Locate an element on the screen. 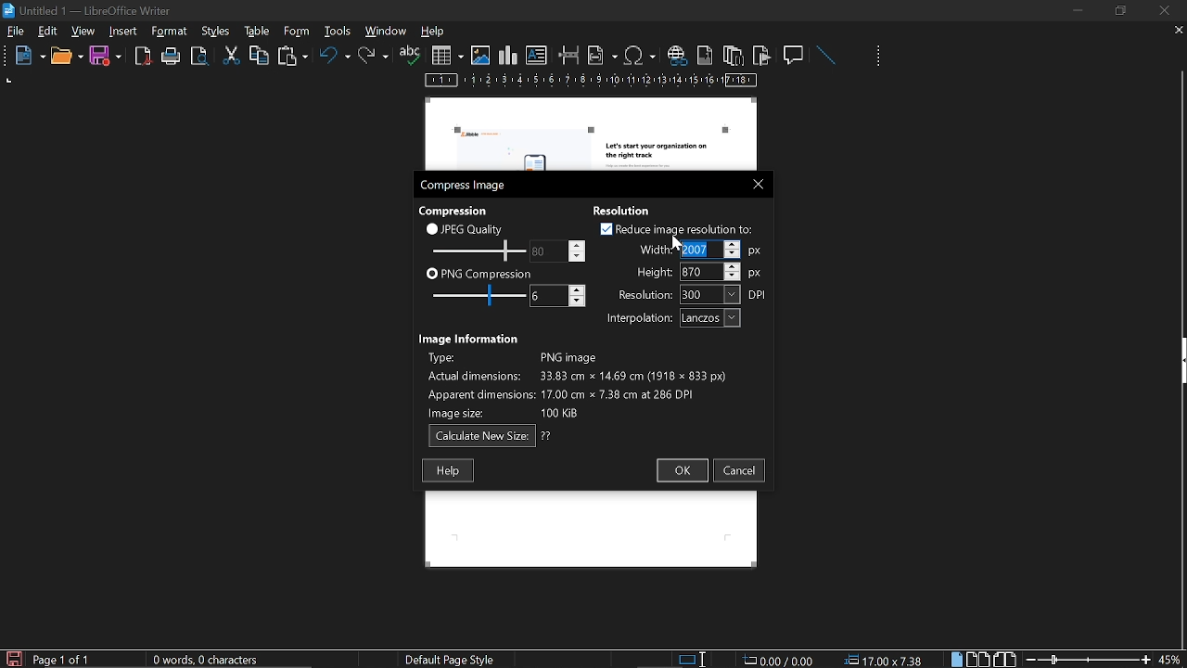 The width and height of the screenshot is (1187, 668). page style is located at coordinates (453, 659).